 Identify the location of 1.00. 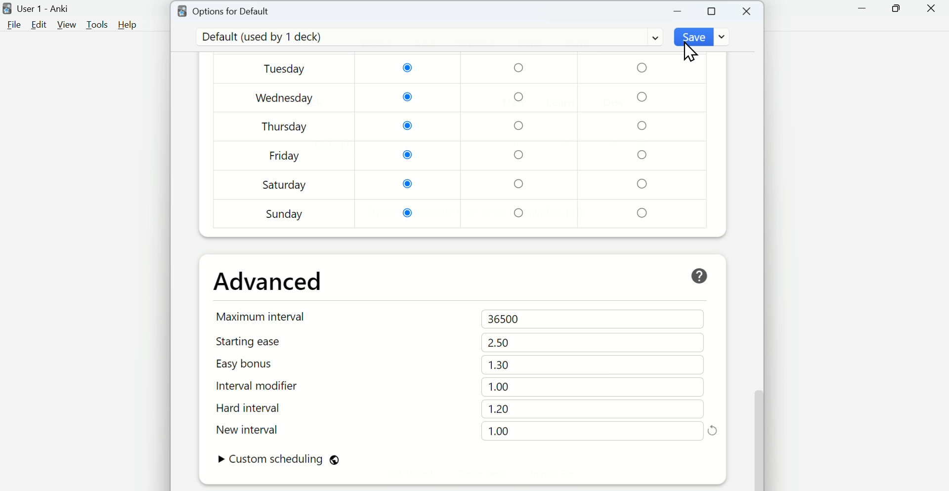
(499, 430).